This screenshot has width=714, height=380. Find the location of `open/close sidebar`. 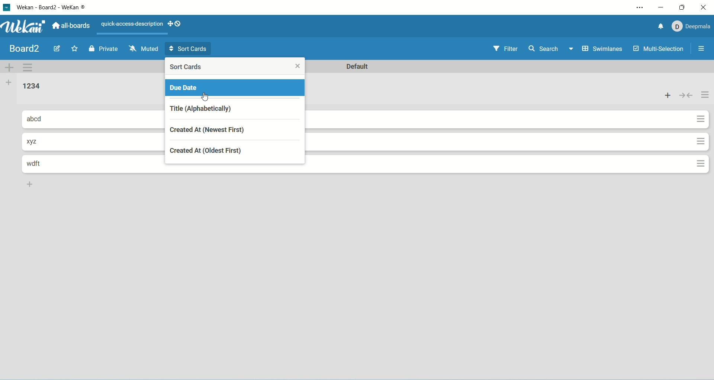

open/close sidebar is located at coordinates (702, 49).